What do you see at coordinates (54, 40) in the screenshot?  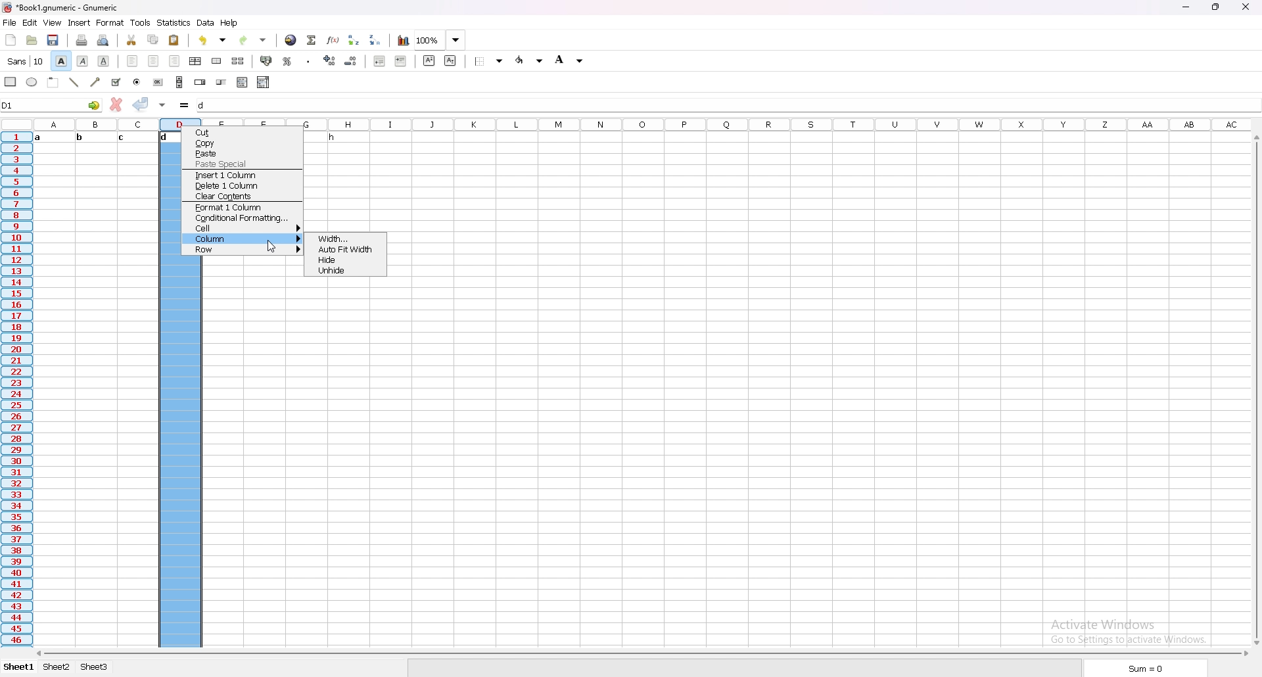 I see `save` at bounding box center [54, 40].